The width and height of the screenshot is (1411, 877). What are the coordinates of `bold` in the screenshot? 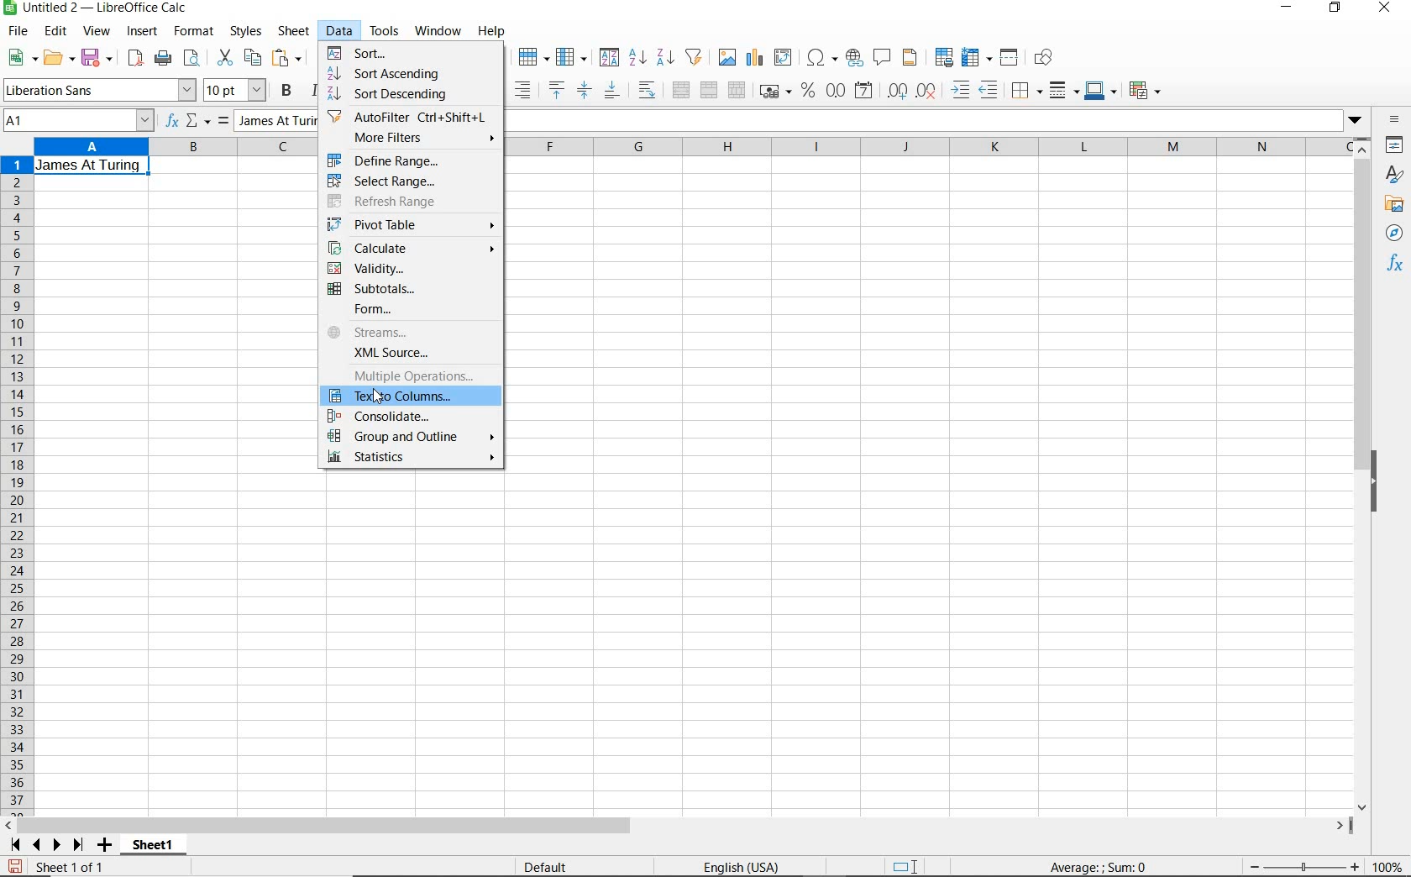 It's located at (287, 91).